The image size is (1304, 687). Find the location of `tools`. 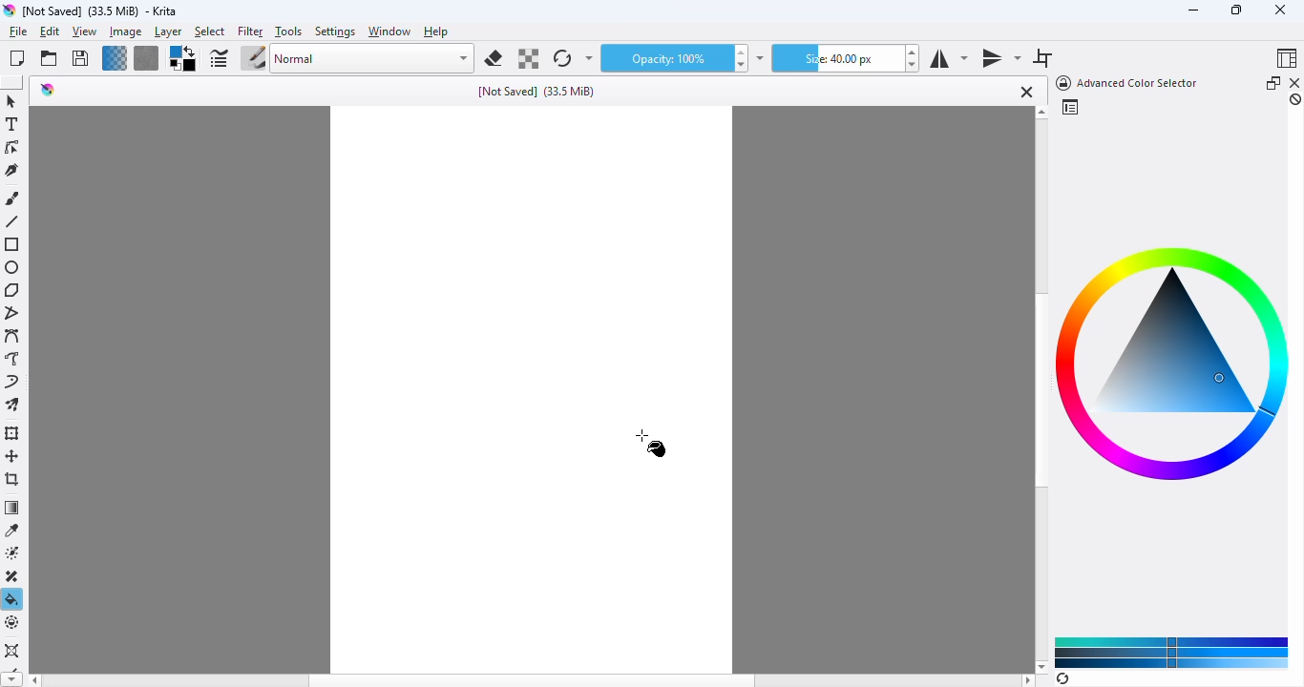

tools is located at coordinates (288, 31).